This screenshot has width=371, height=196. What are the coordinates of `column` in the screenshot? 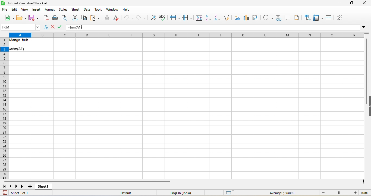 It's located at (187, 18).